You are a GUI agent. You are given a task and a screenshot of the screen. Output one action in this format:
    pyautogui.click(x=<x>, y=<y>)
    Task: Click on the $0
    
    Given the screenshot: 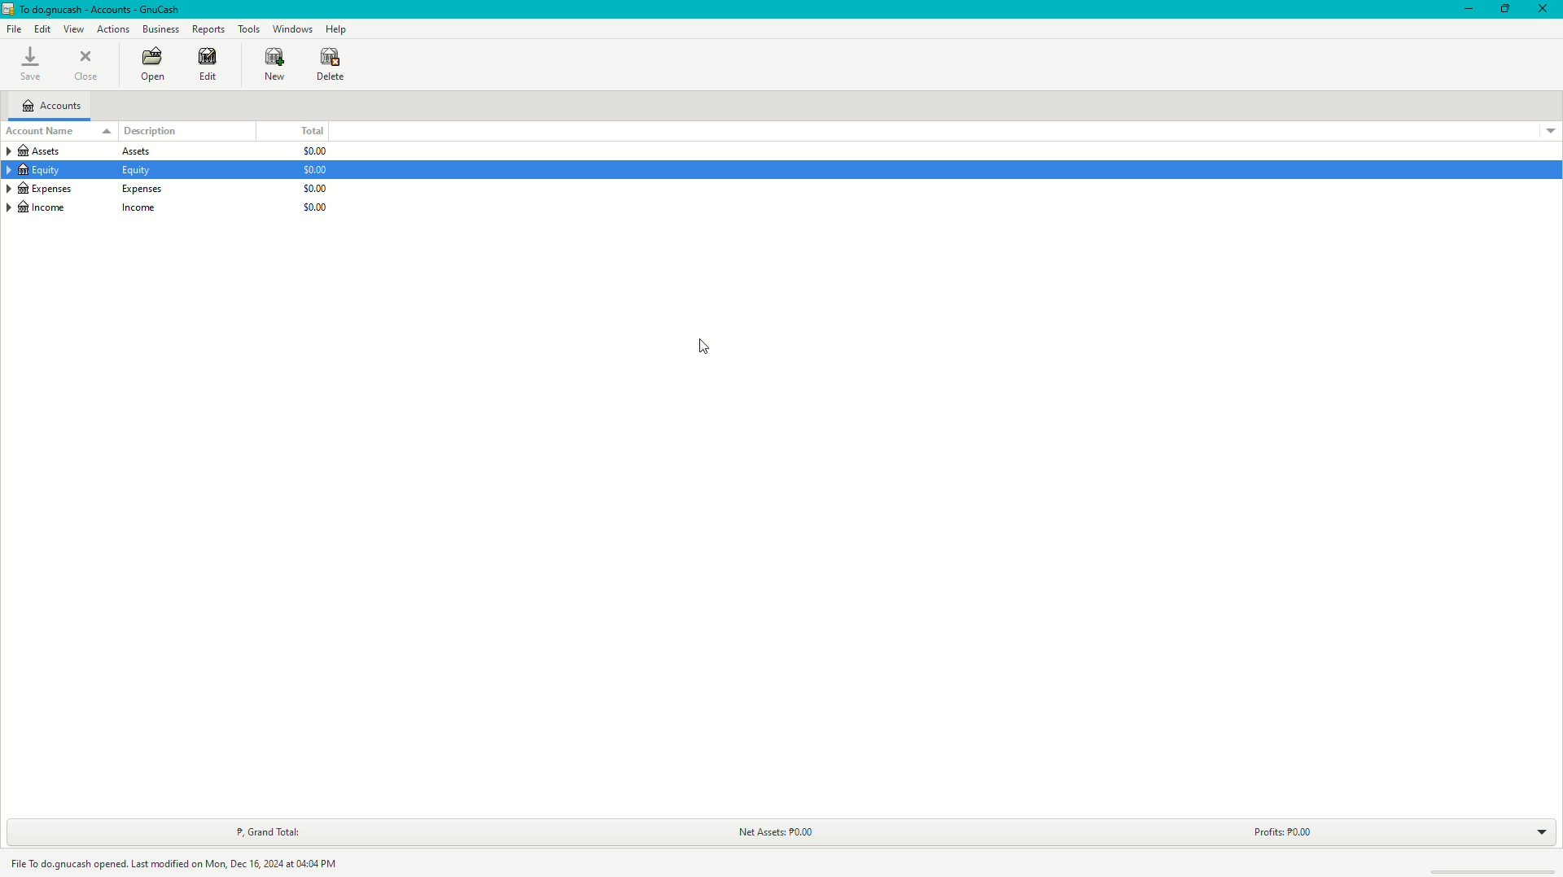 What is the action you would take?
    pyautogui.click(x=314, y=186)
    